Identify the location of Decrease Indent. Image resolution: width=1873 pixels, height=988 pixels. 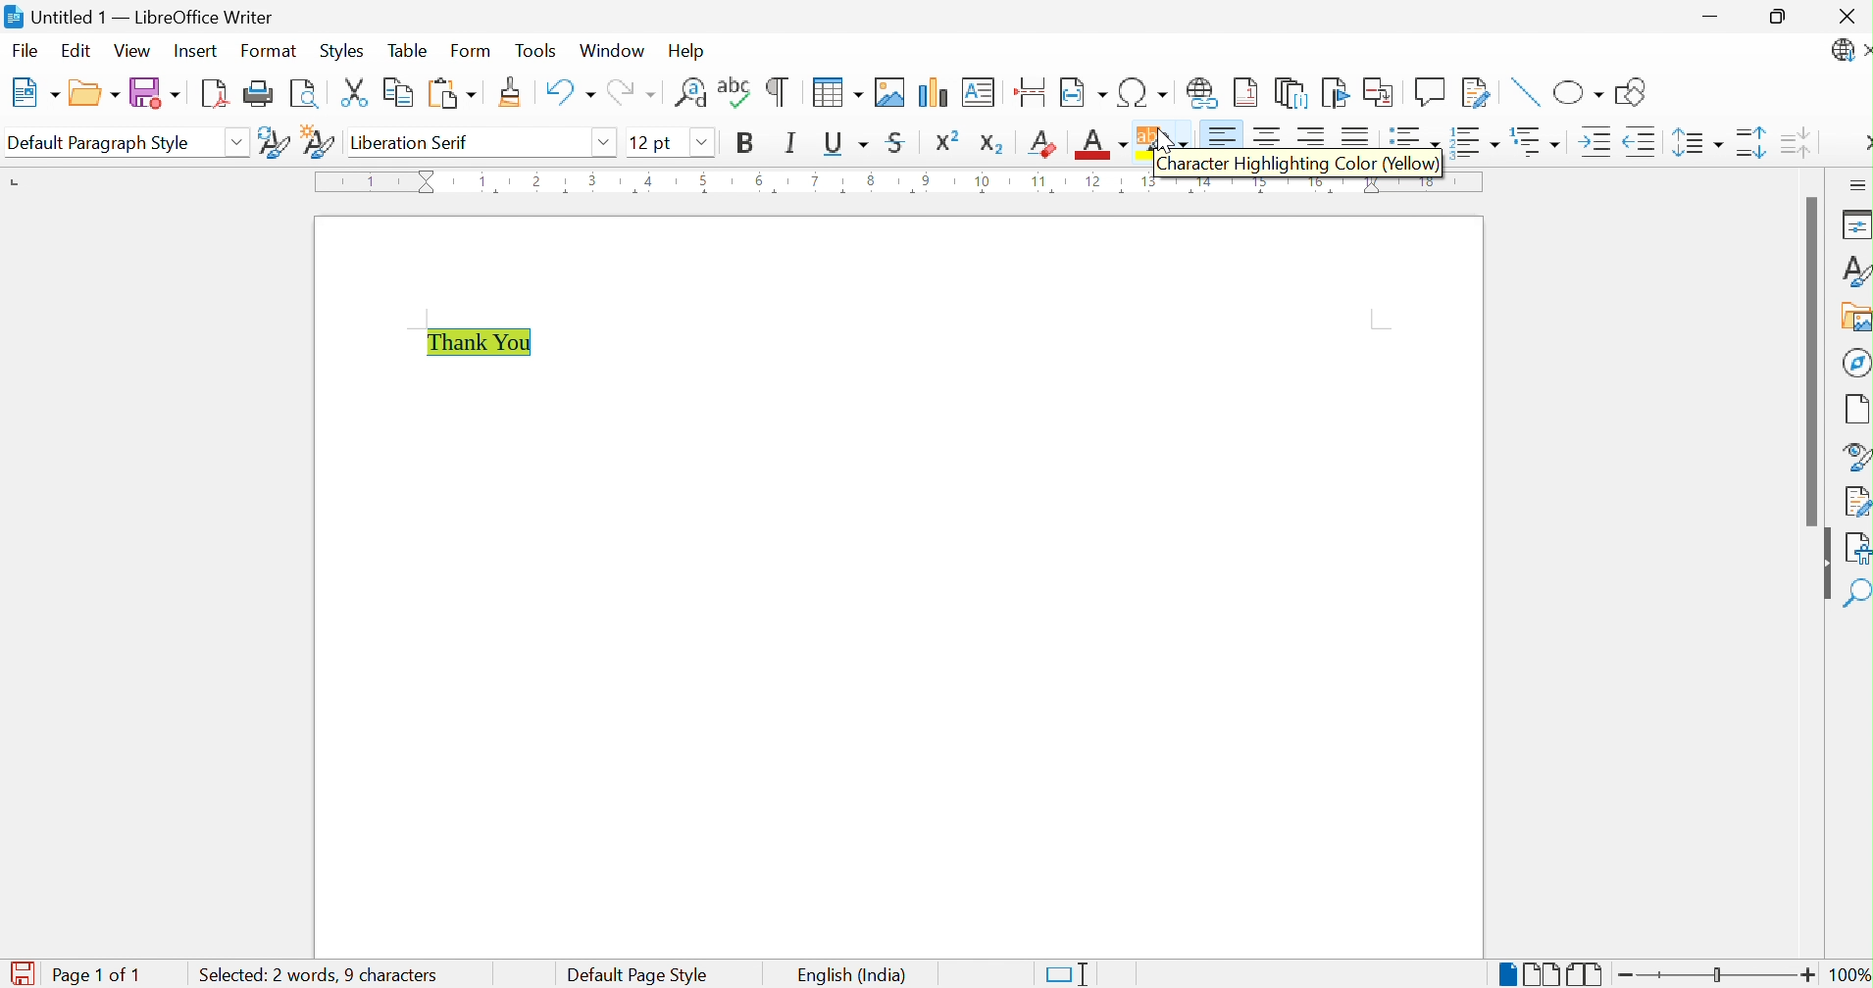
(1642, 141).